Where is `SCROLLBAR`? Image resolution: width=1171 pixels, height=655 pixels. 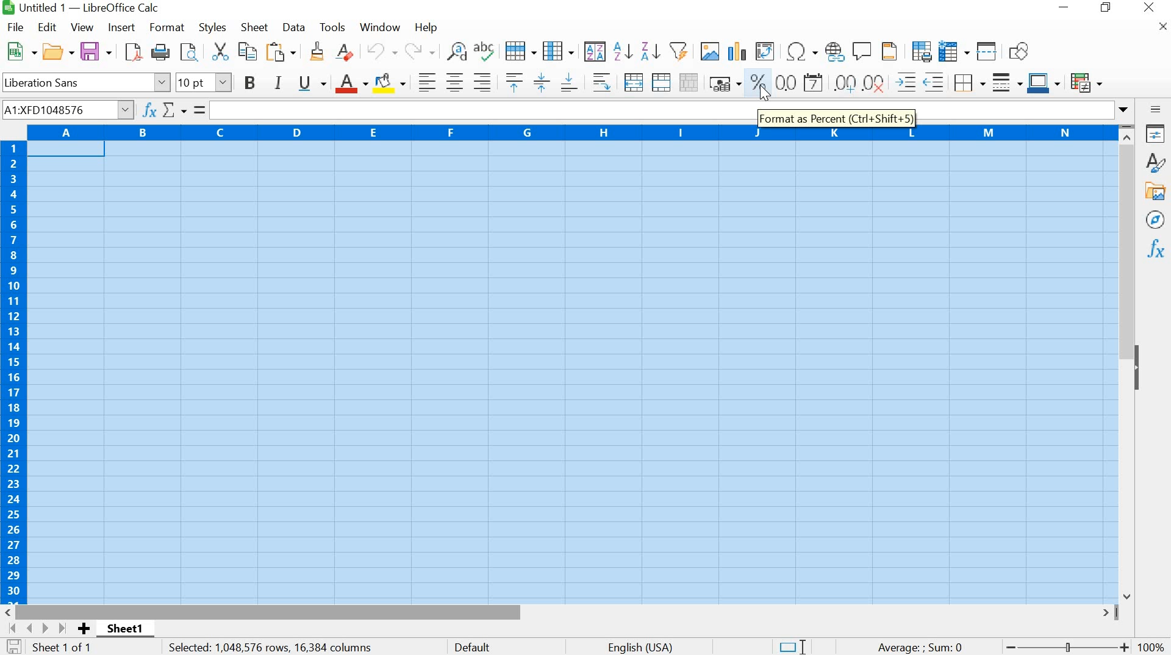 SCROLLBAR is located at coordinates (562, 612).